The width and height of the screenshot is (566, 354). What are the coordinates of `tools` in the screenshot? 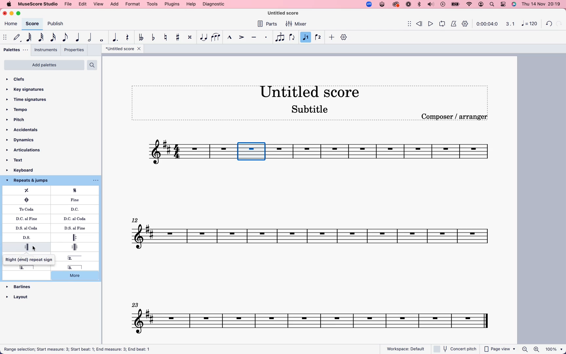 It's located at (152, 4).